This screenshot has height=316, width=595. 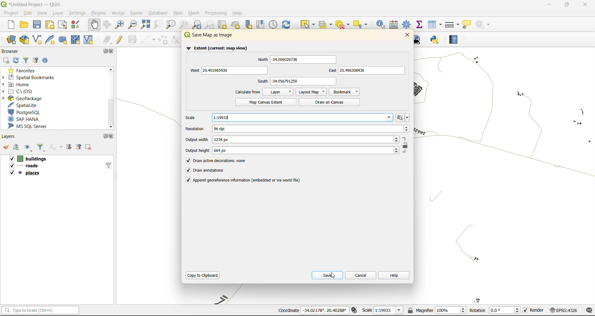 What do you see at coordinates (217, 14) in the screenshot?
I see `processing` at bounding box center [217, 14].